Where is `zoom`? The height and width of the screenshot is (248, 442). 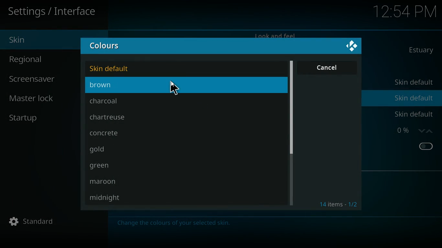 zoom is located at coordinates (414, 131).